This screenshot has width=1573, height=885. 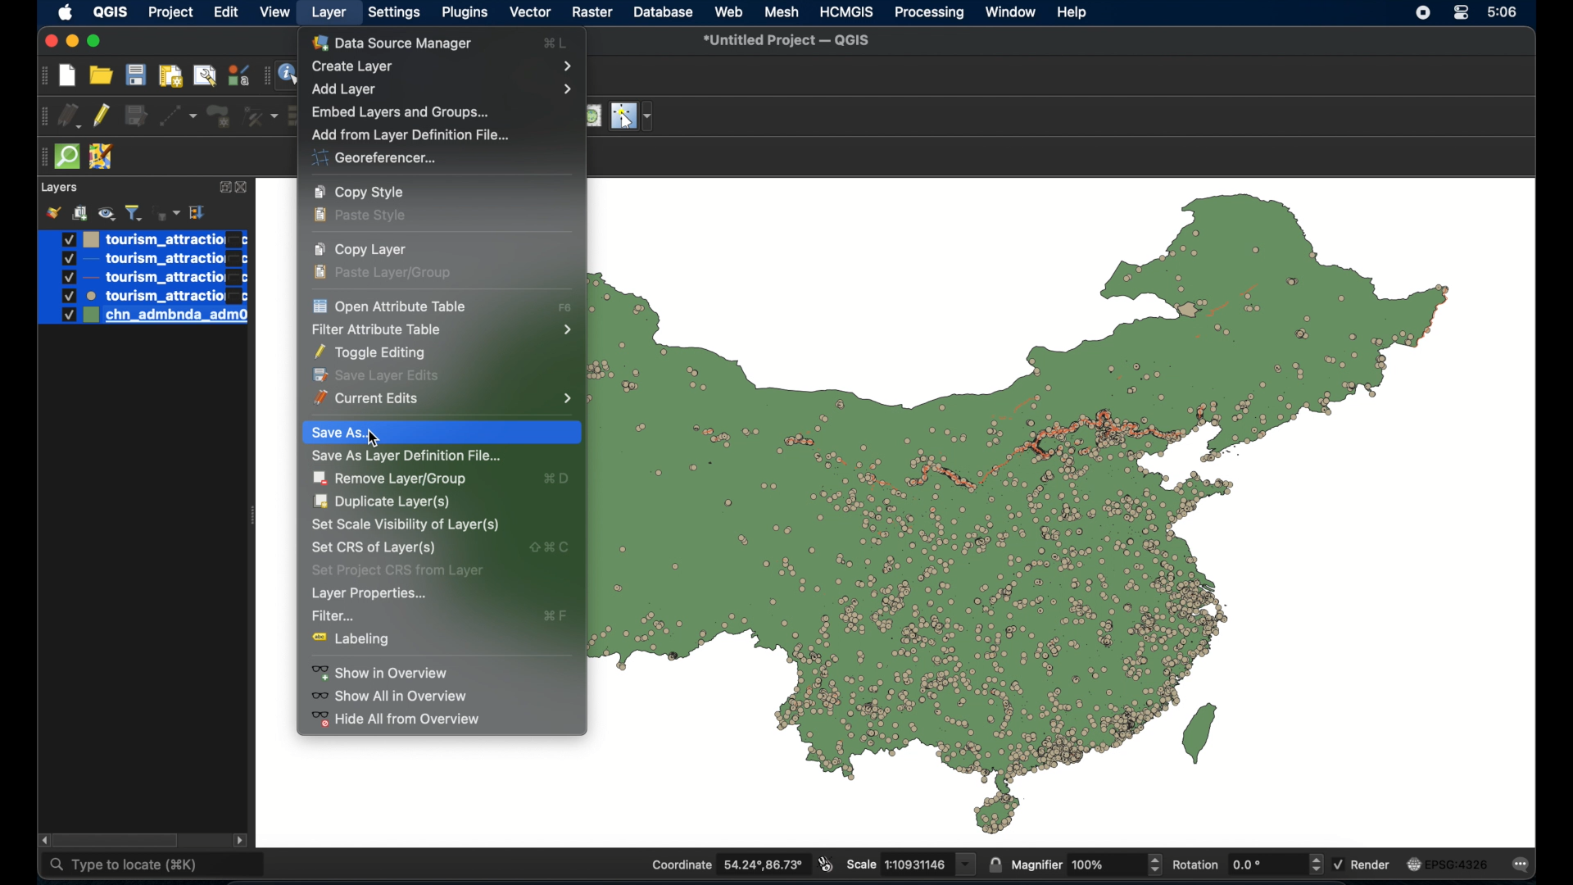 I want to click on lock scale, so click(x=995, y=862).